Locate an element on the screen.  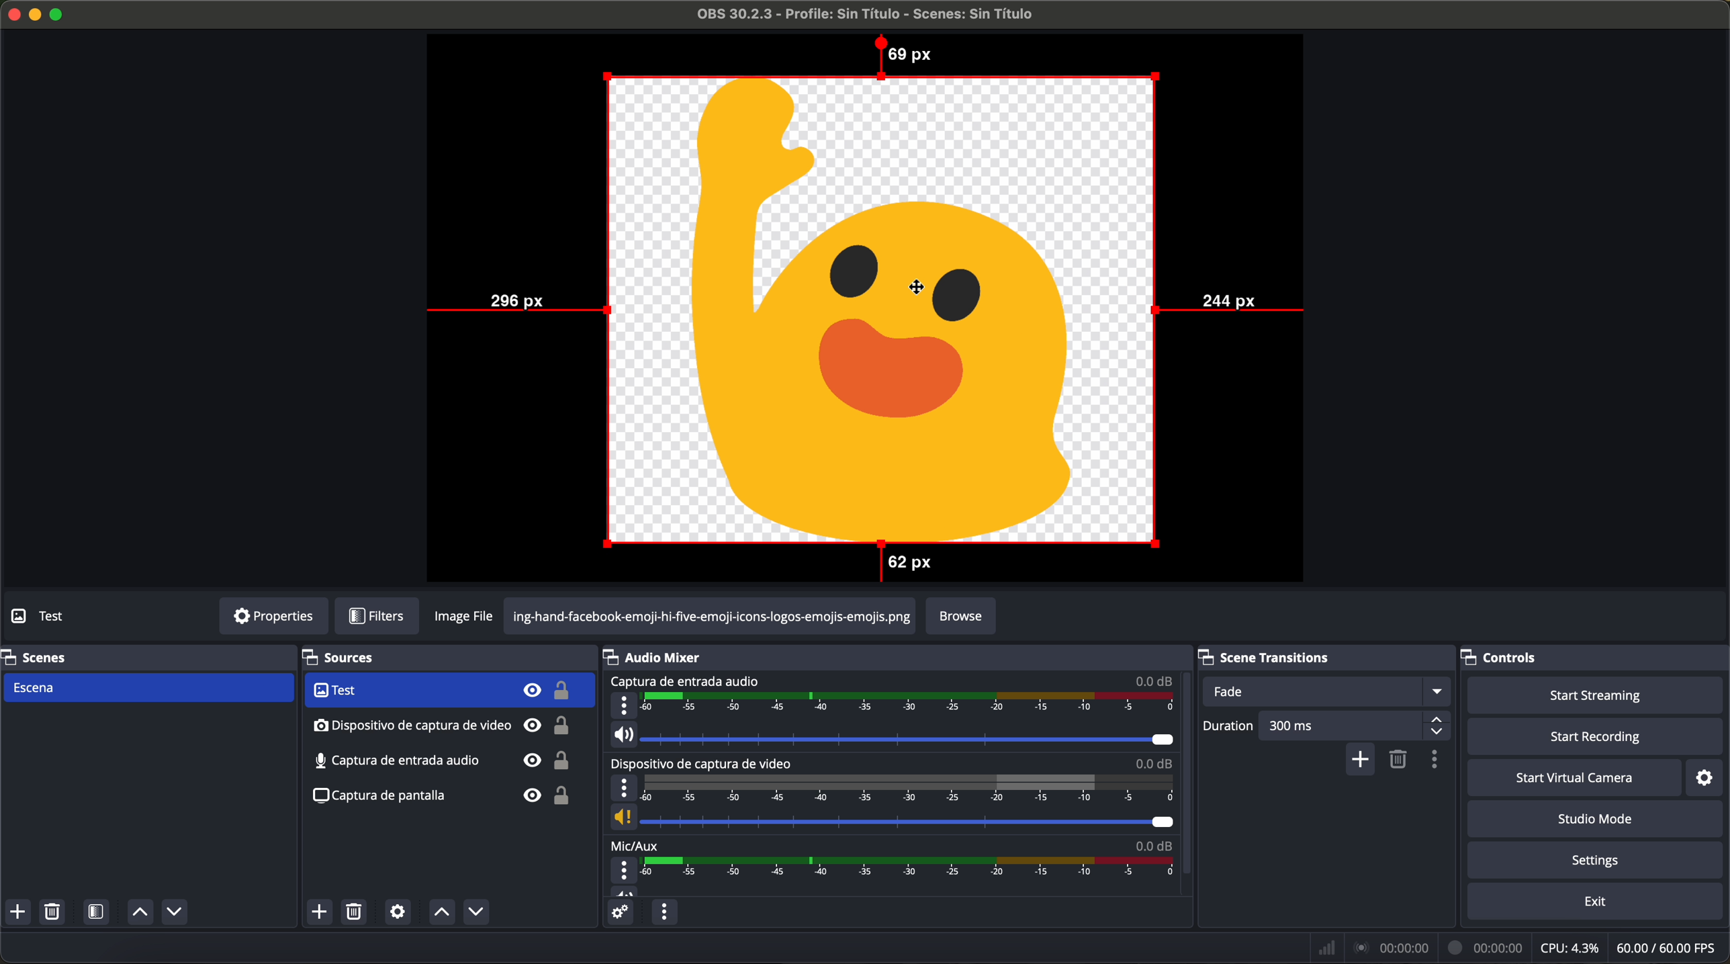
start streaming is located at coordinates (1590, 694).